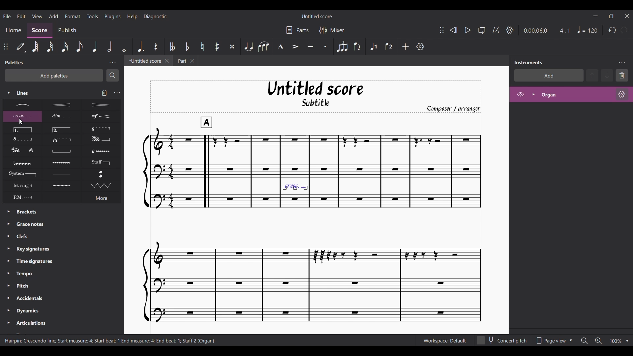 The height and width of the screenshot is (356, 633). What do you see at coordinates (420, 46) in the screenshot?
I see `Customize toolbar` at bounding box center [420, 46].